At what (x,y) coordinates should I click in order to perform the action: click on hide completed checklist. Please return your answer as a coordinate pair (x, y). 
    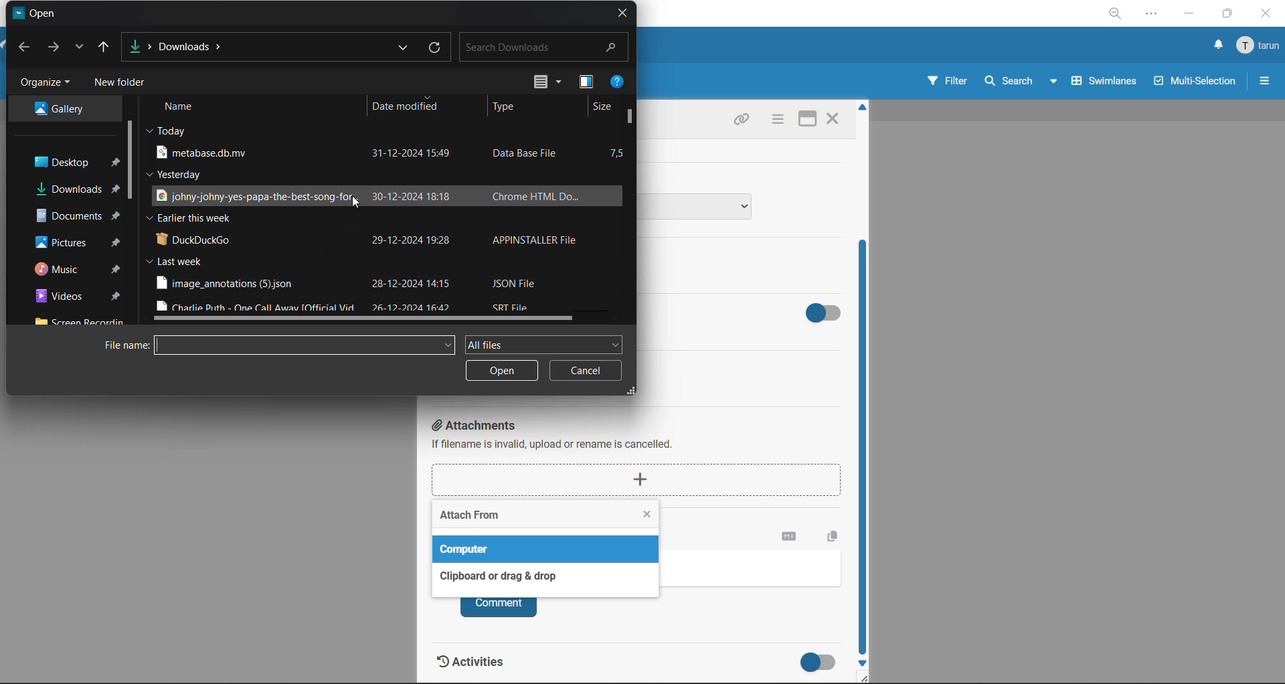
    Looking at the image, I should click on (827, 311).